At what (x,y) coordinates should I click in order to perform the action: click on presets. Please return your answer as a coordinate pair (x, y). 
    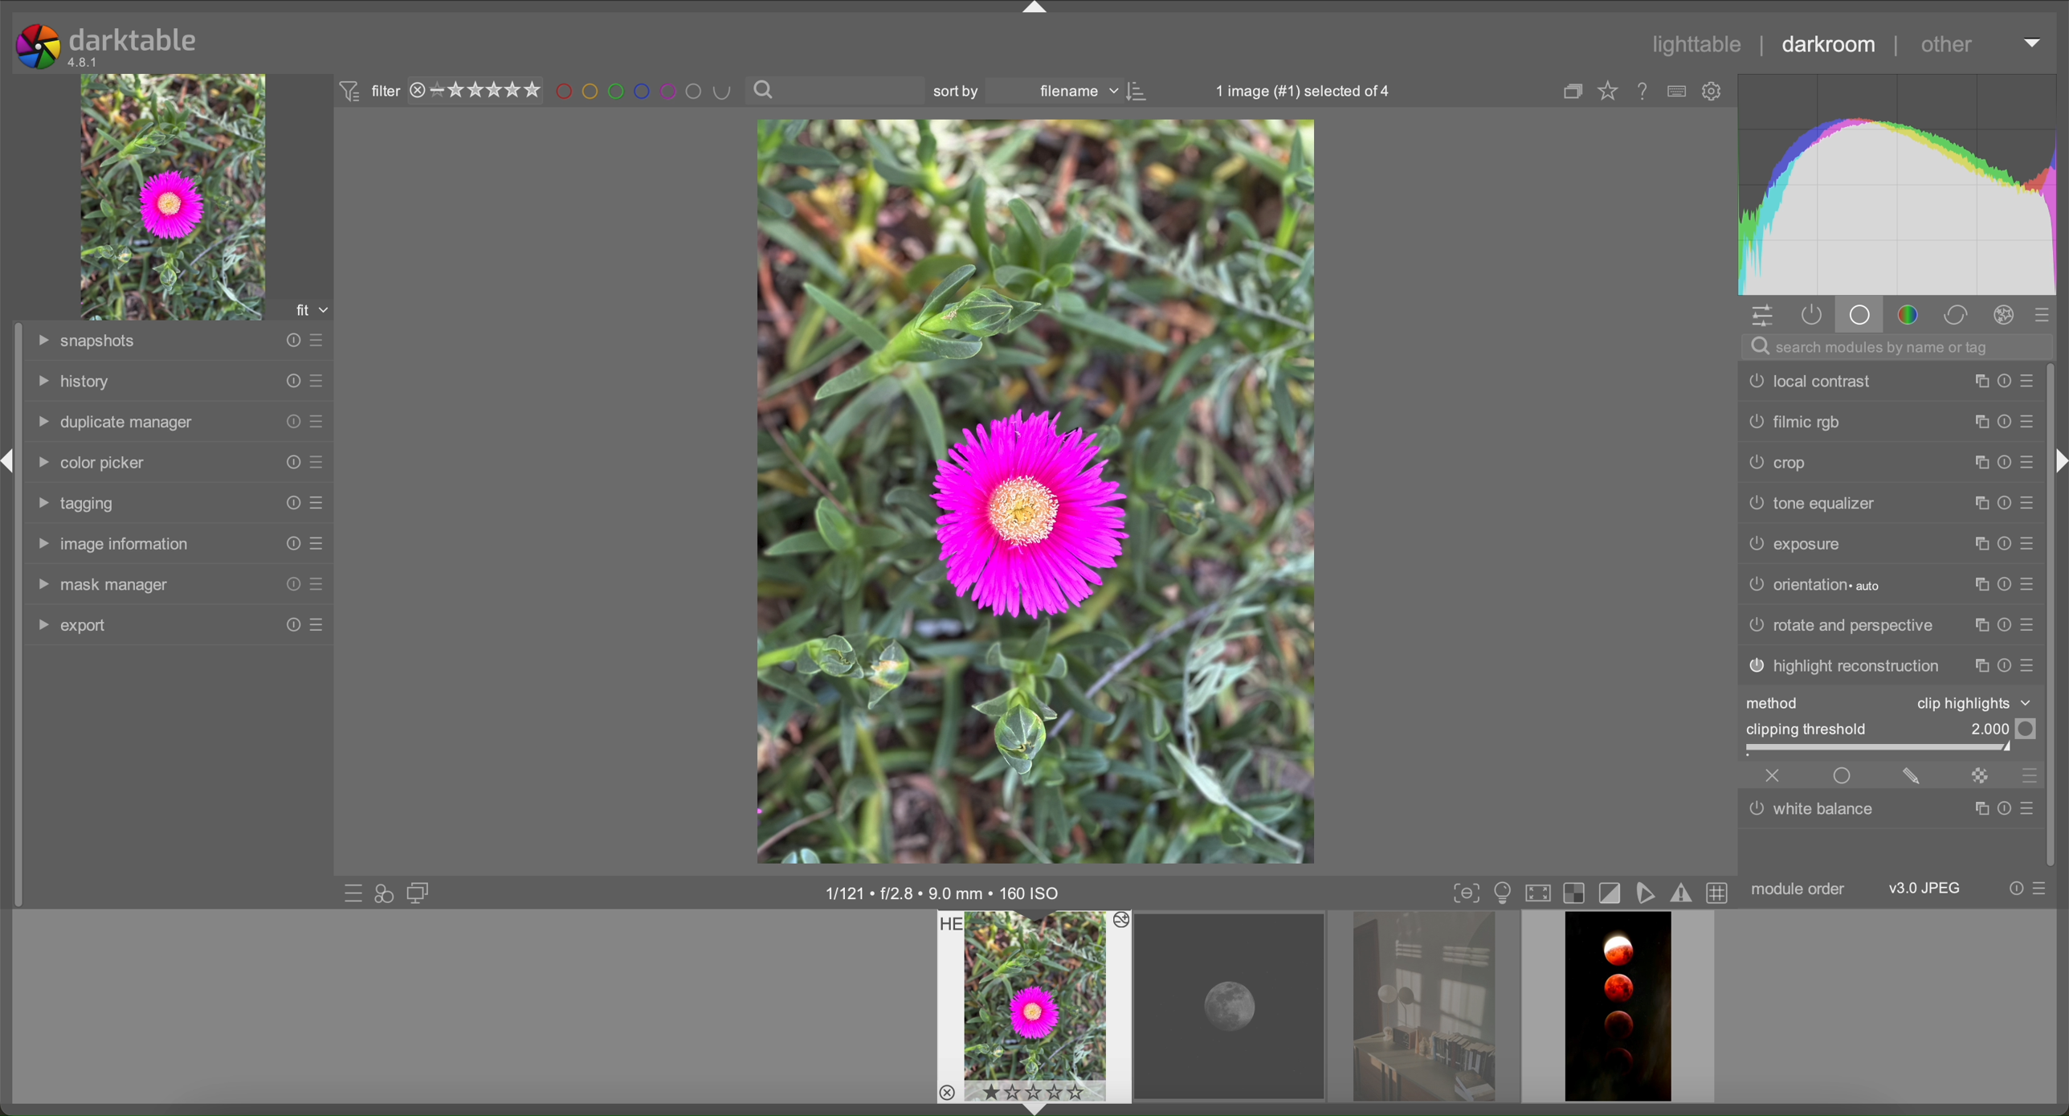
    Looking at the image, I should click on (2030, 460).